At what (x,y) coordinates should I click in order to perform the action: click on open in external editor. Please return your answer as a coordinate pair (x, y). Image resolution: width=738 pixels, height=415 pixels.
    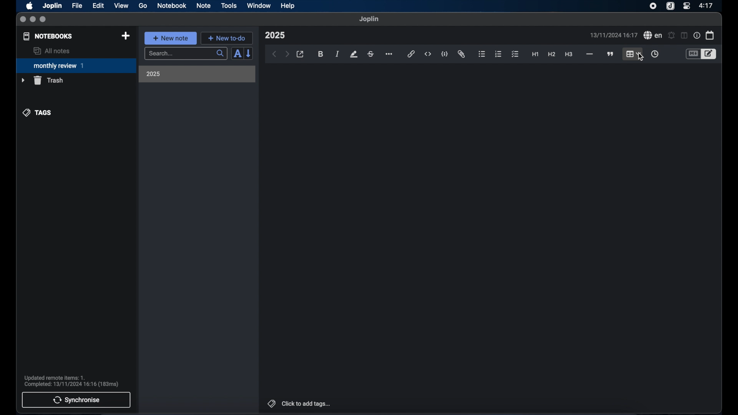
    Looking at the image, I should click on (301, 55).